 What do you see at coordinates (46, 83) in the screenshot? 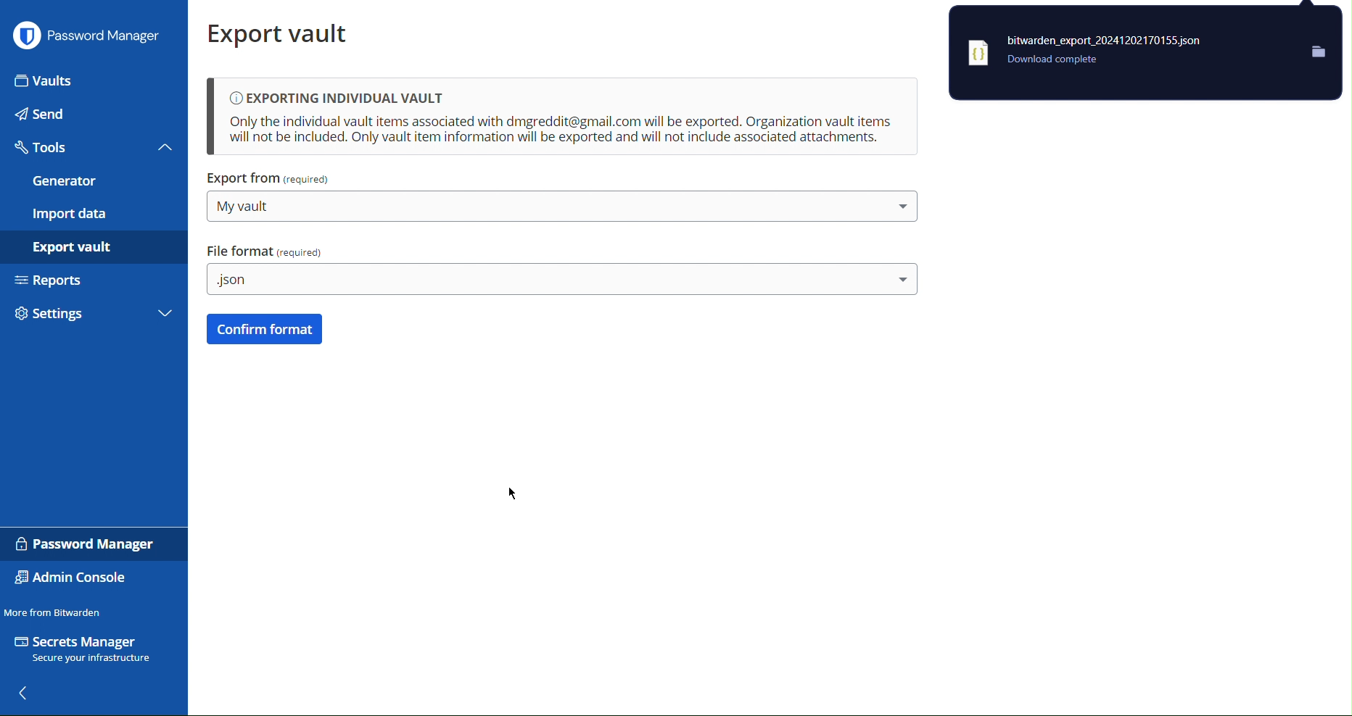
I see `Vaults` at bounding box center [46, 83].